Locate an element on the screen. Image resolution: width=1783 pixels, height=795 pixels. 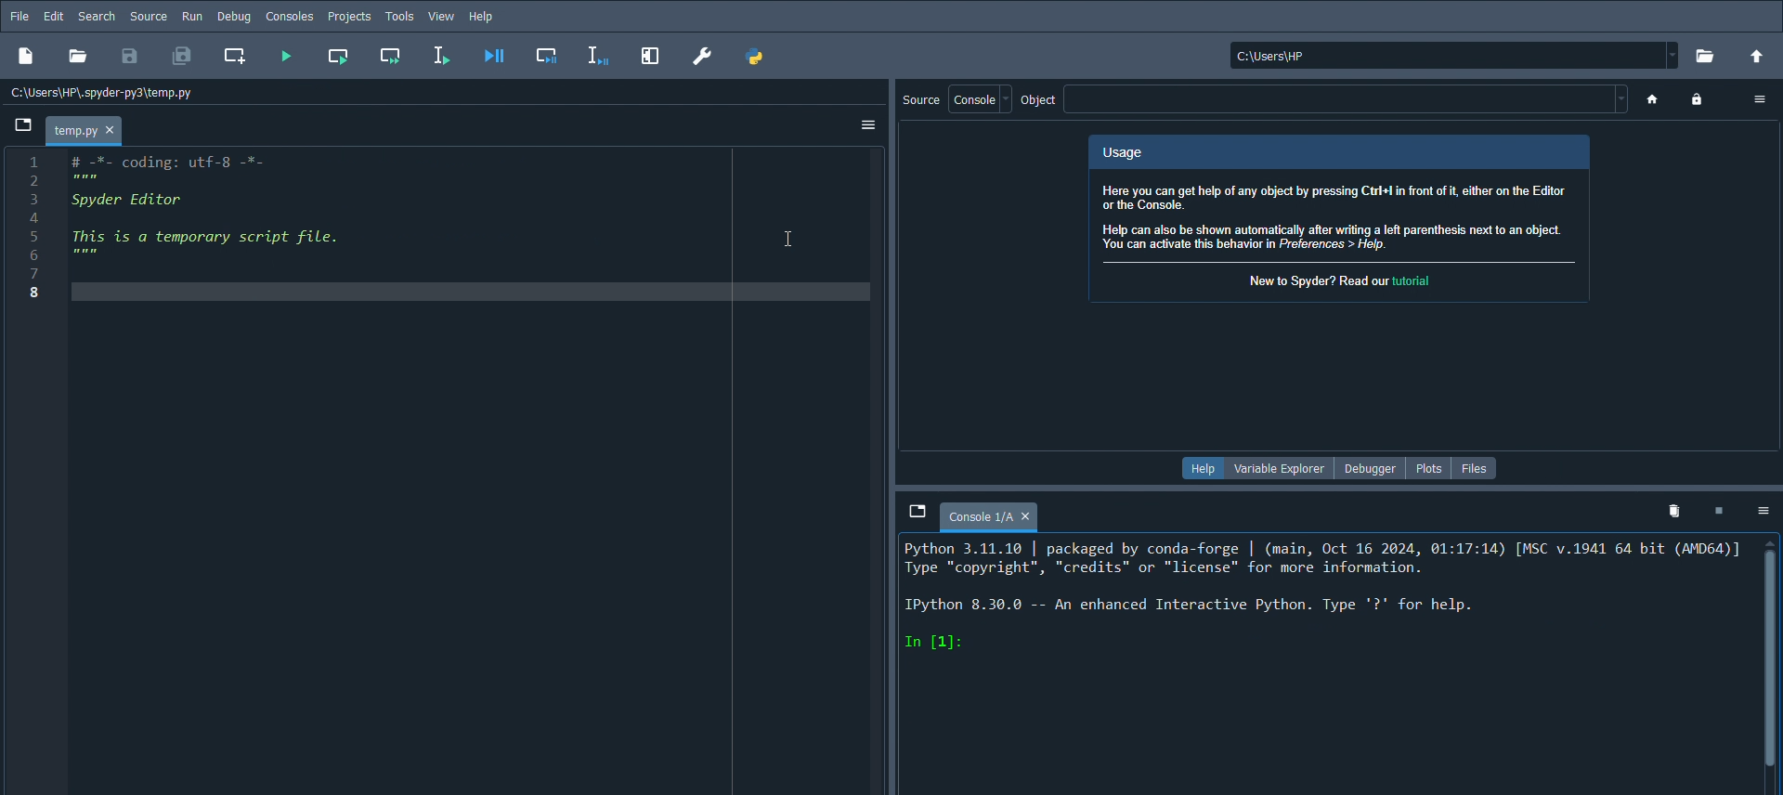
Help is located at coordinates (486, 17).